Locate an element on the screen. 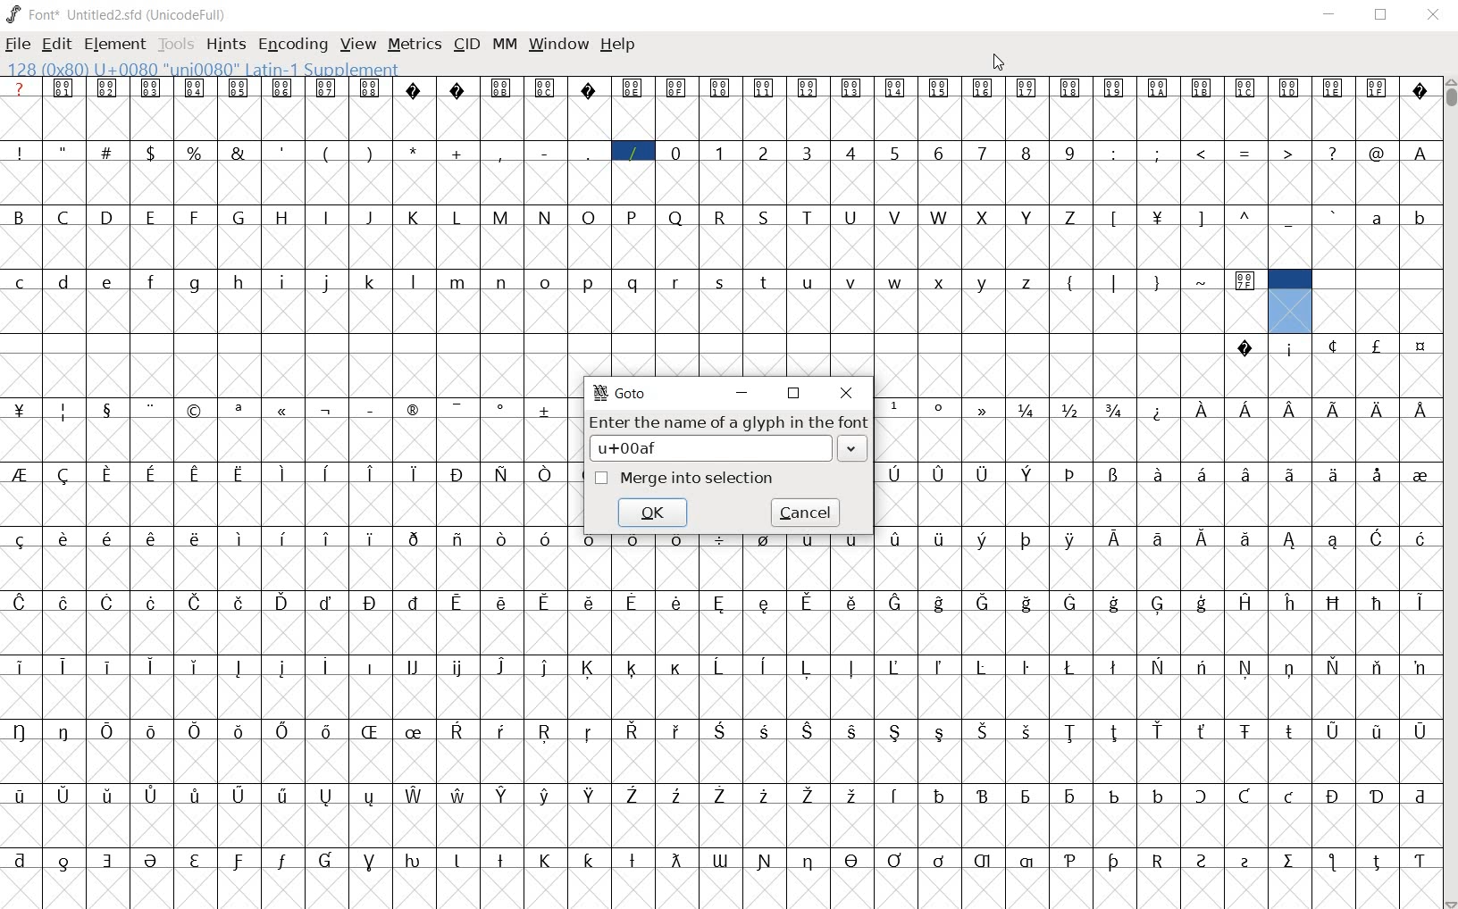 This screenshot has width=1458, height=909. Symbol is located at coordinates (723, 730).